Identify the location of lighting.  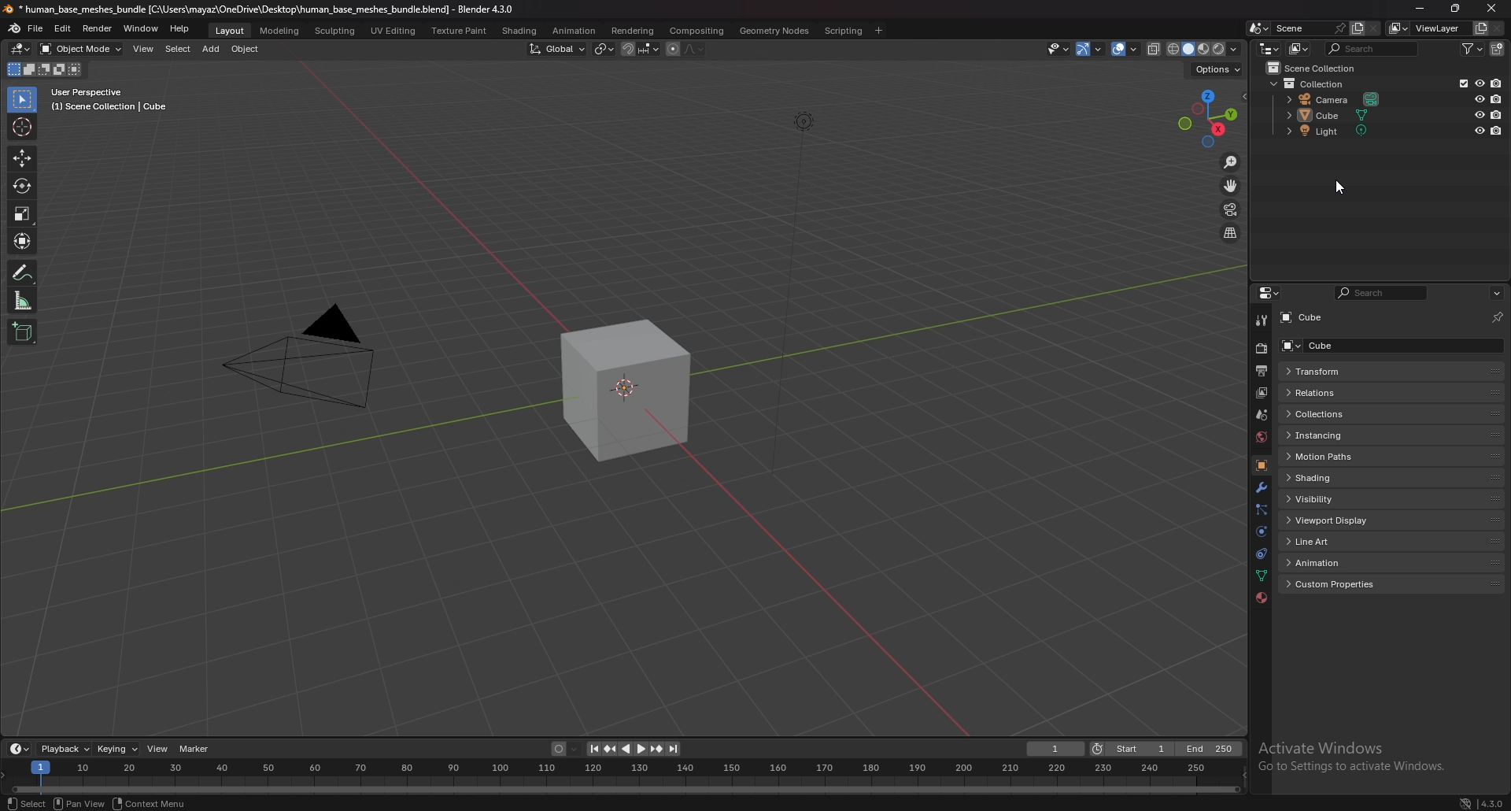
(804, 121).